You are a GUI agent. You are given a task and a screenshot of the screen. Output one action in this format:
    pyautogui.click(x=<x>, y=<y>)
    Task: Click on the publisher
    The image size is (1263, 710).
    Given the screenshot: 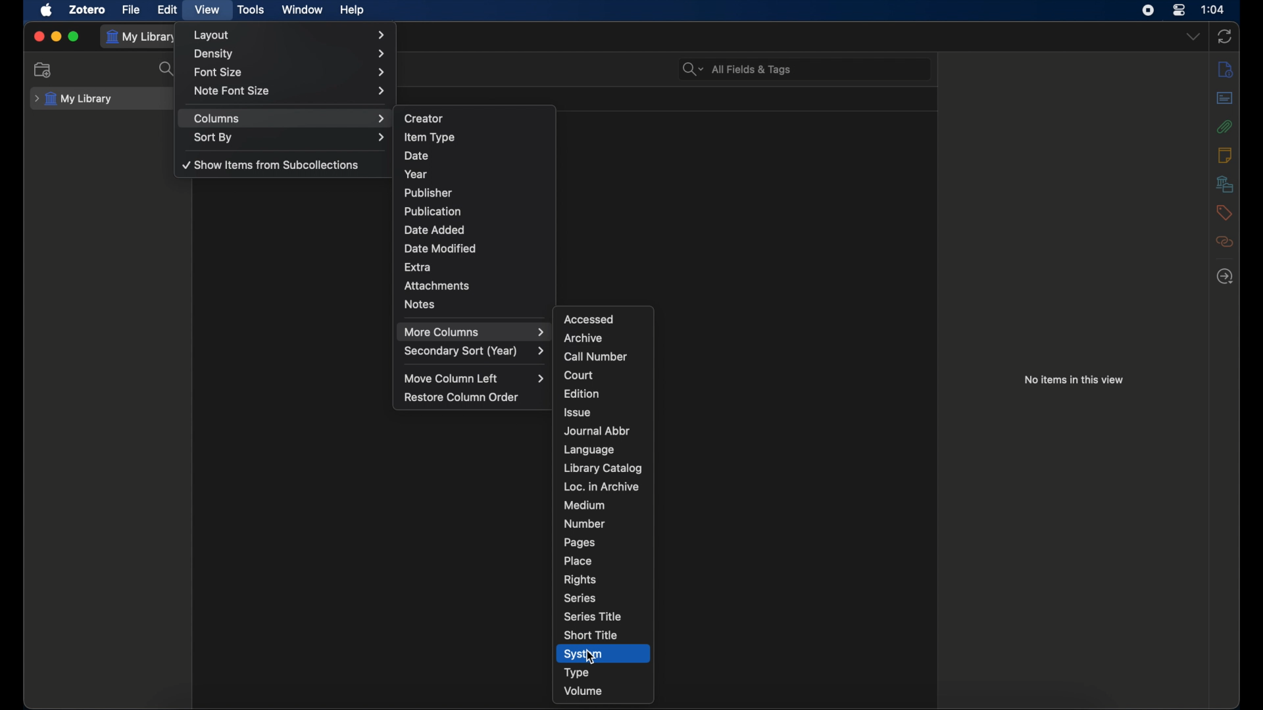 What is the action you would take?
    pyautogui.click(x=428, y=193)
    